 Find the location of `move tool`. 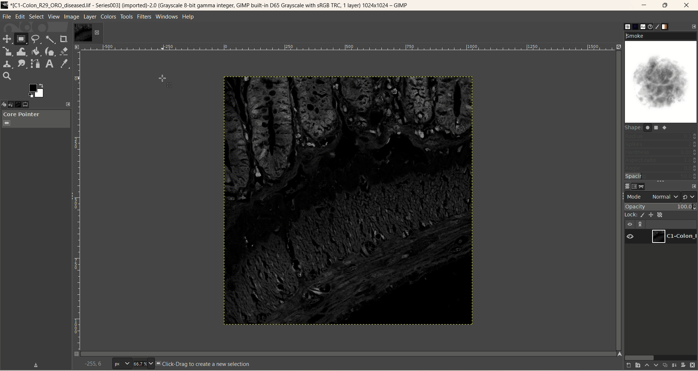

move tool is located at coordinates (8, 39).